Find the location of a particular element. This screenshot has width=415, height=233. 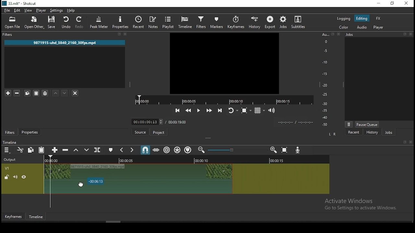

ripple is located at coordinates (167, 150).